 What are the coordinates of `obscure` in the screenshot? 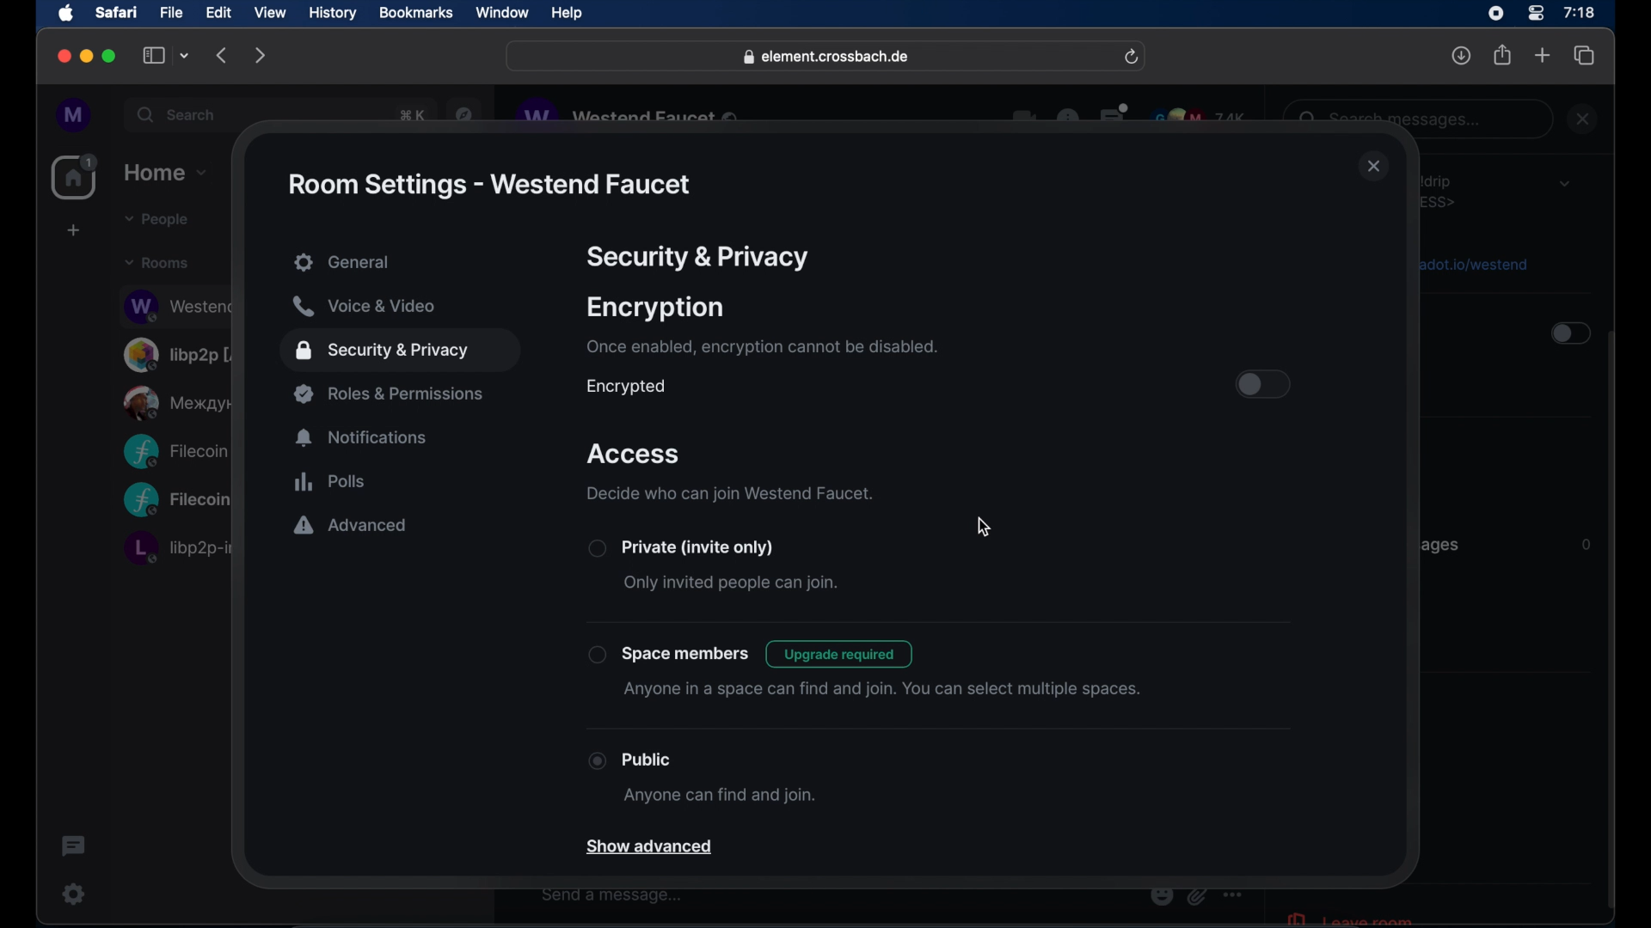 It's located at (177, 501).